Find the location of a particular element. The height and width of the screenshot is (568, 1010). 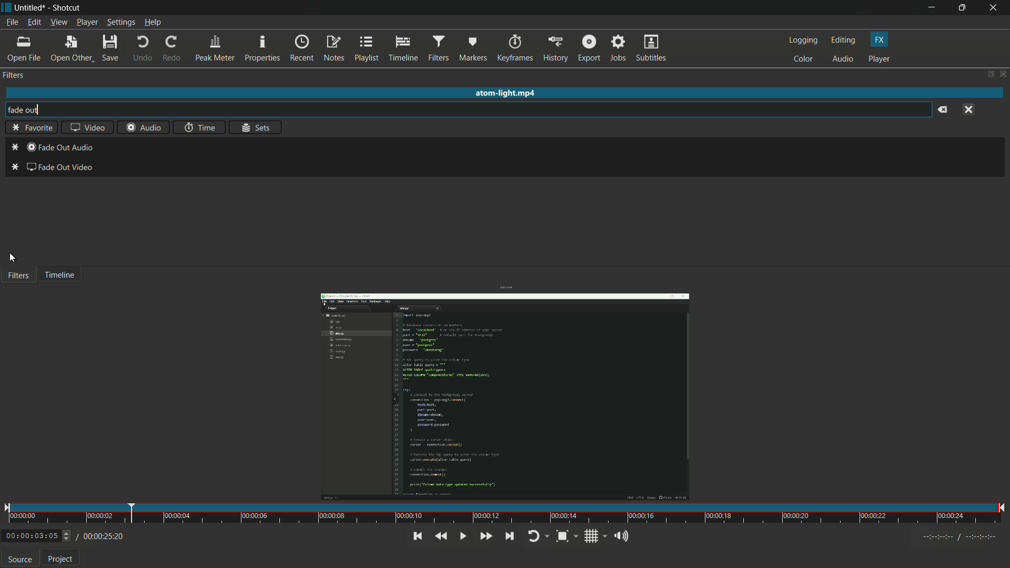

play quickly backward is located at coordinates (441, 536).